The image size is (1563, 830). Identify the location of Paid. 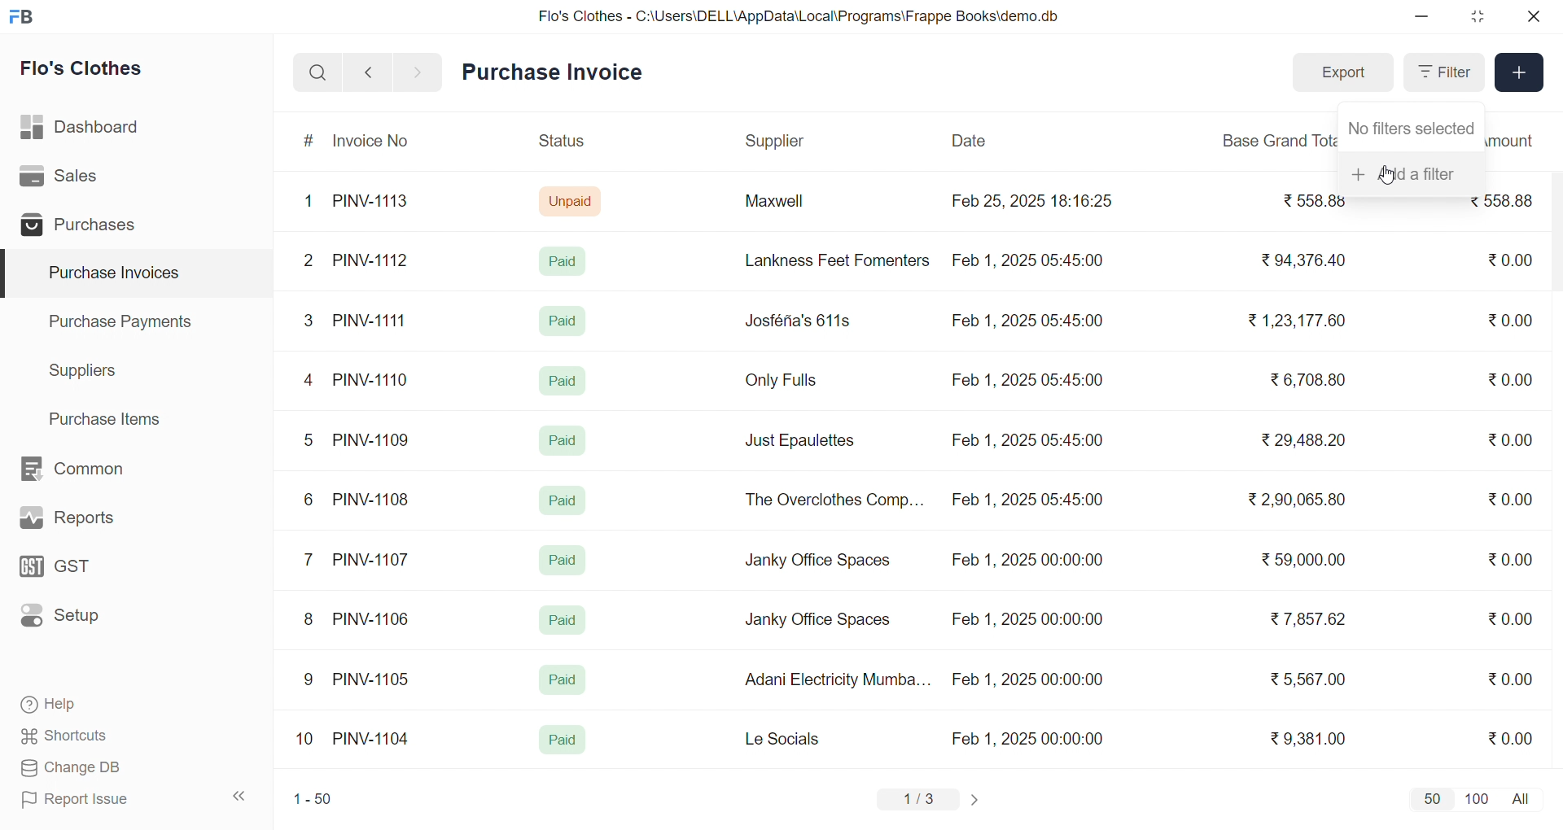
(566, 438).